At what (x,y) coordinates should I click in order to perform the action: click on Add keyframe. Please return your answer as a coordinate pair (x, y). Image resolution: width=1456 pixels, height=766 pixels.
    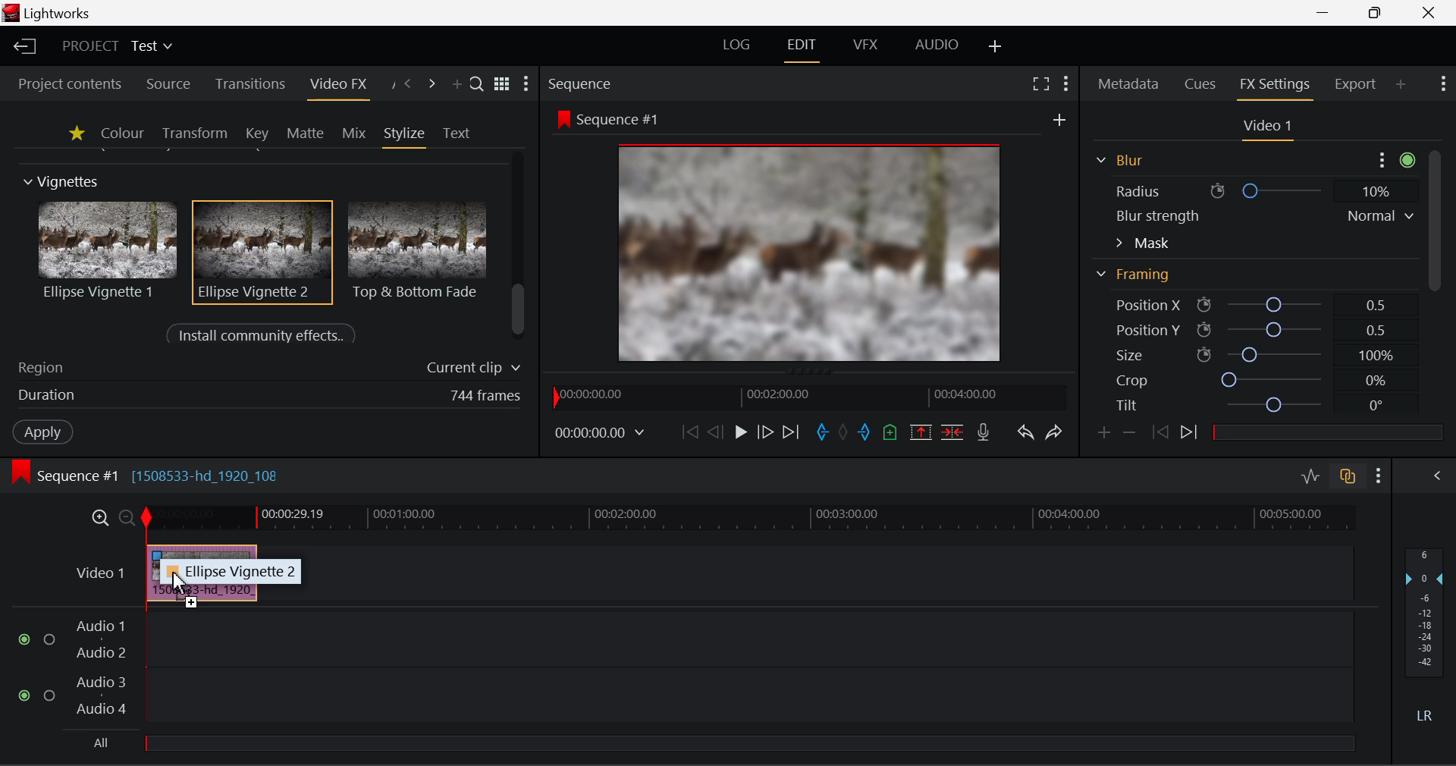
    Looking at the image, I should click on (1103, 433).